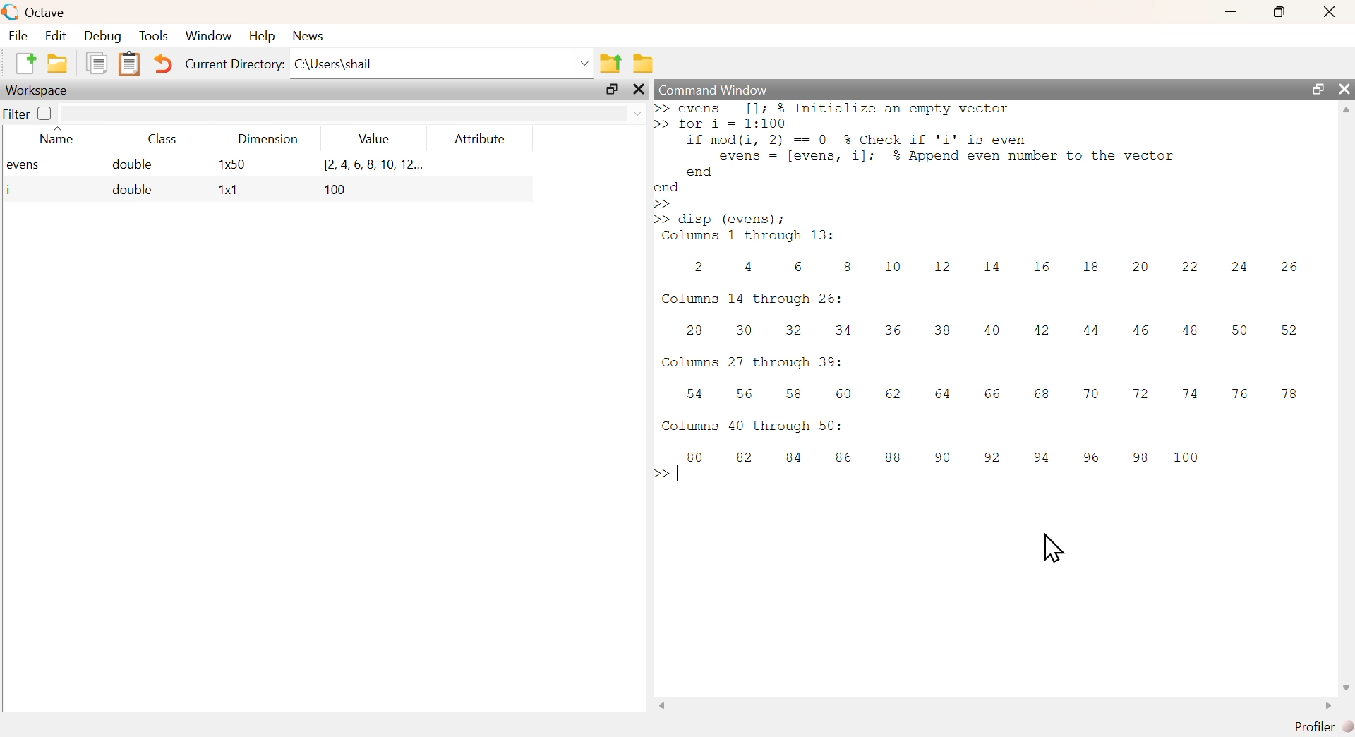  I want to click on window, so click(210, 36).